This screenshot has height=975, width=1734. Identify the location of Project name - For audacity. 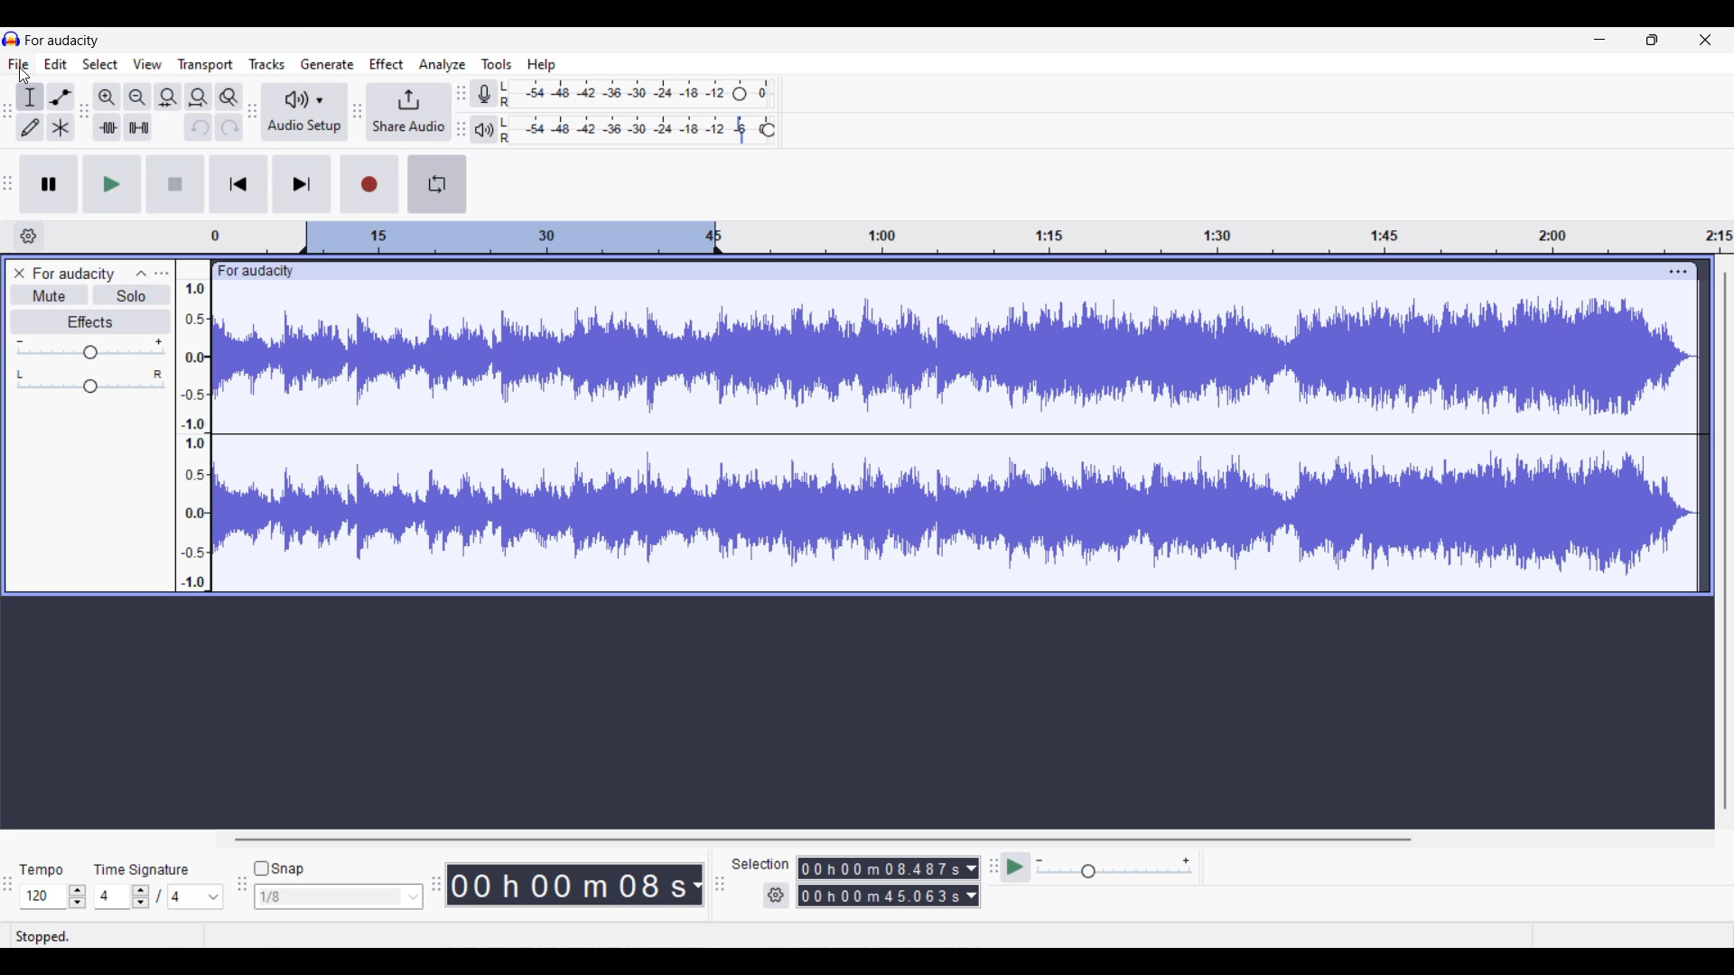
(75, 274).